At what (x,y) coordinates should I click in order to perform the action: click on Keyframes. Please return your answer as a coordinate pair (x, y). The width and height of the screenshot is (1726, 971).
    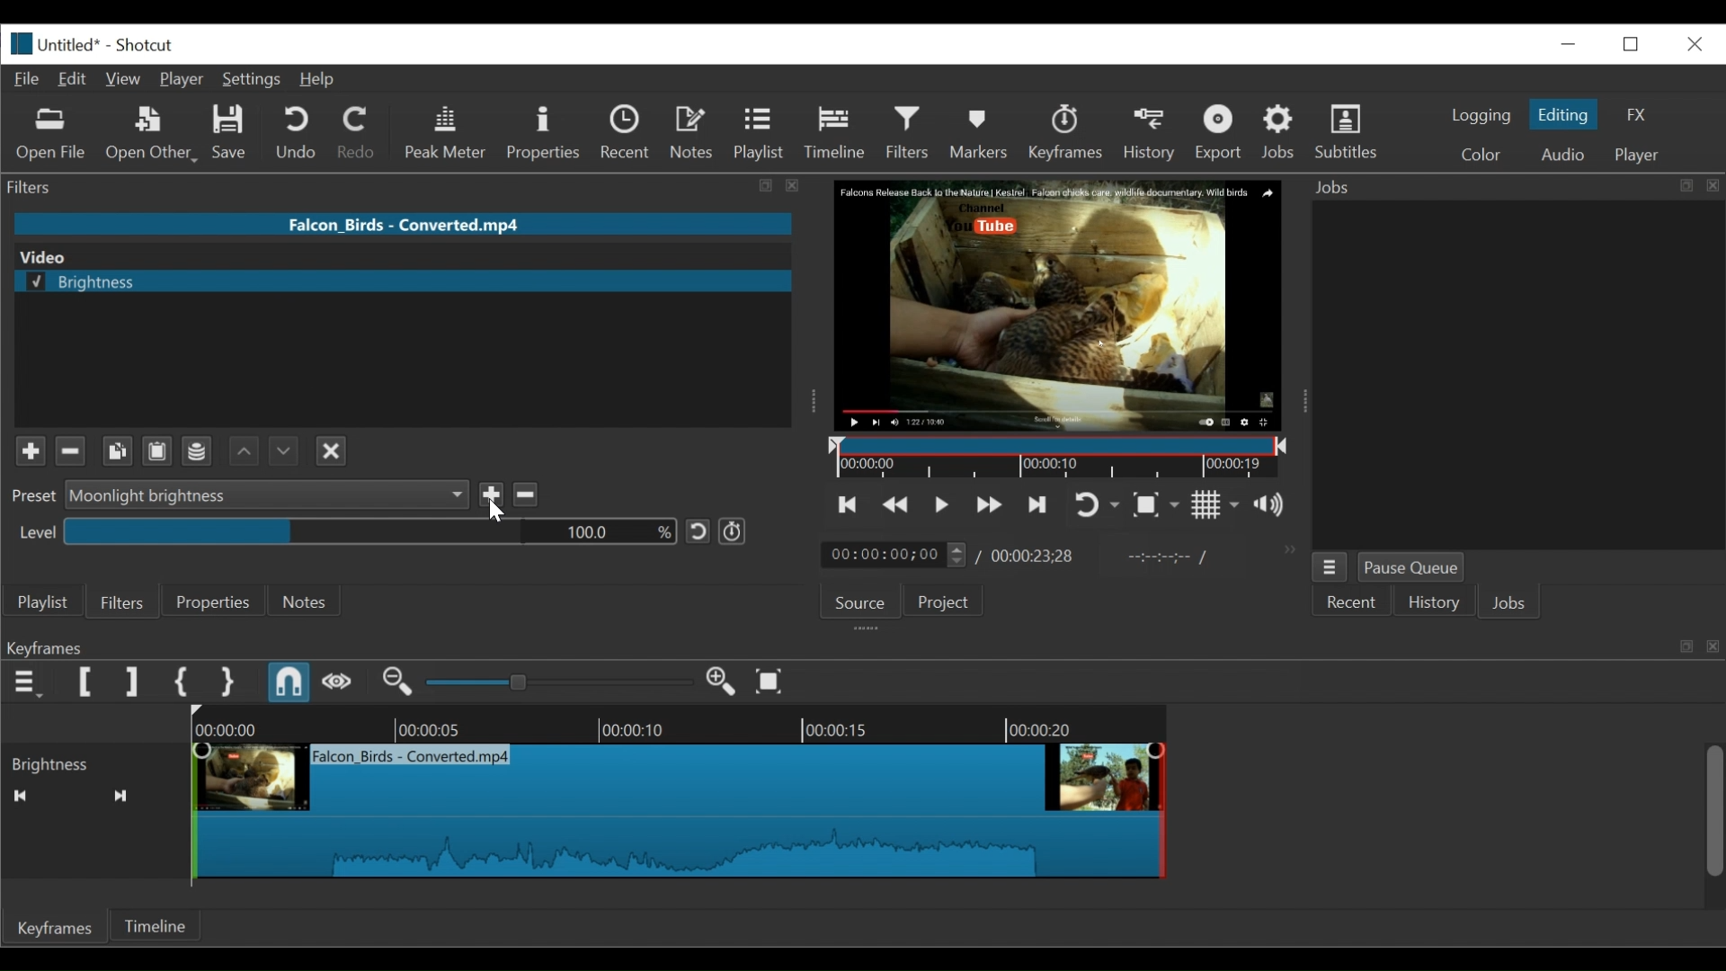
    Looking at the image, I should click on (56, 929).